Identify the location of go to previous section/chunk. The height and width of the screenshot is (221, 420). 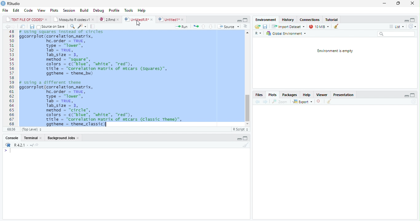
(203, 26).